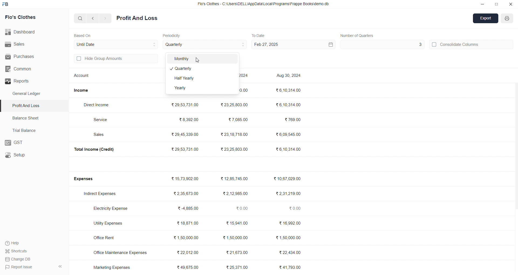  Describe the element at coordinates (87, 179) in the screenshot. I see `Expenses` at that location.